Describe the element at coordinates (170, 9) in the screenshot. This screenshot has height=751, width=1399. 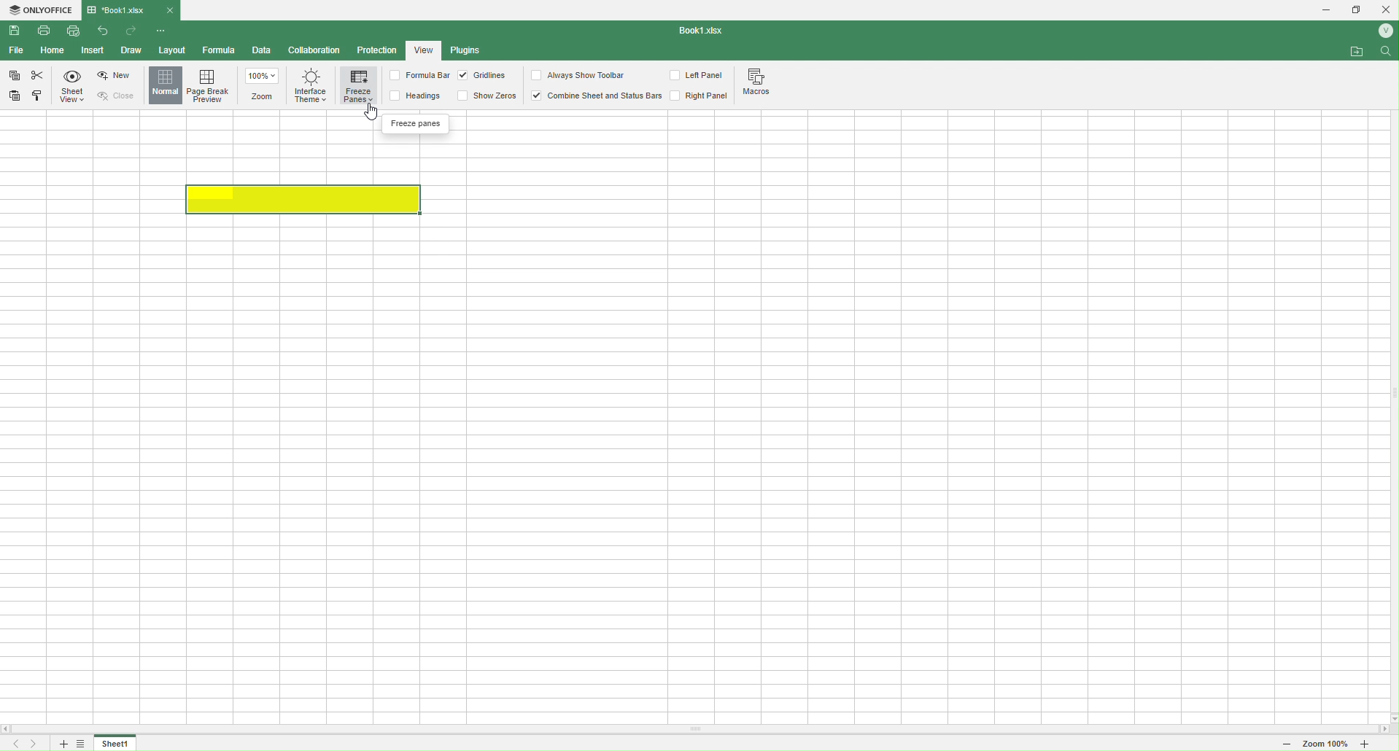
I see `Close` at that location.